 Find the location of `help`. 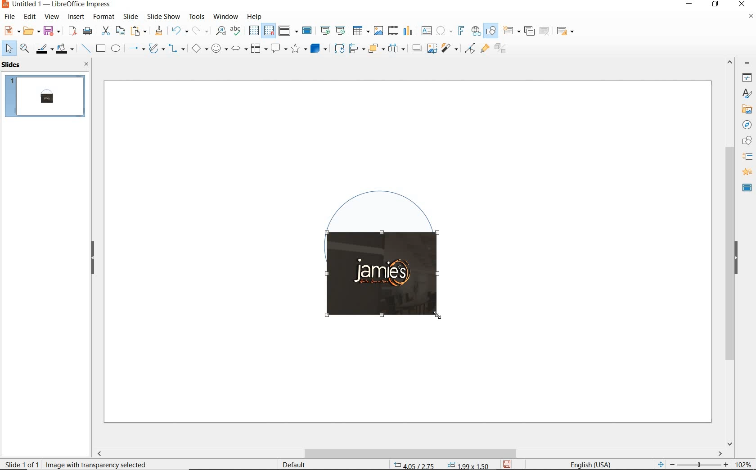

help is located at coordinates (256, 15).